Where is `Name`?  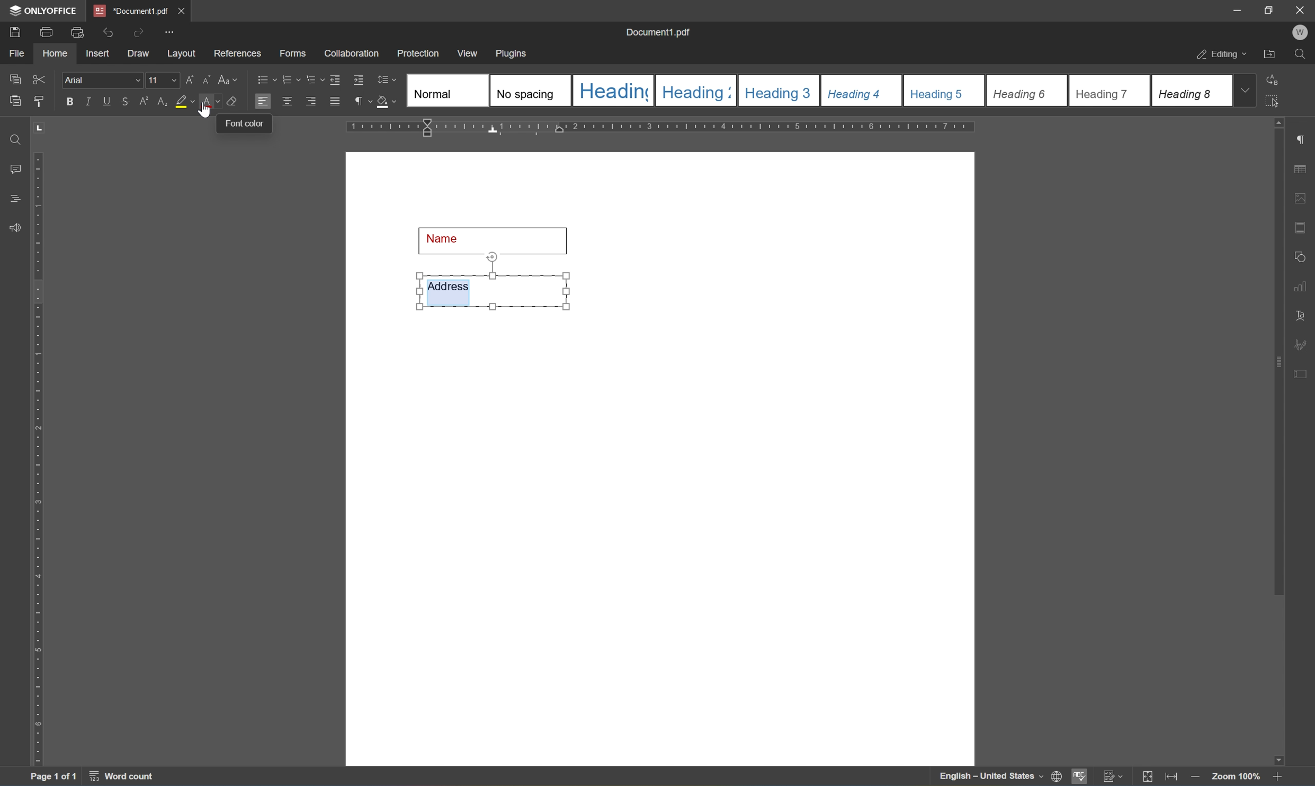 Name is located at coordinates (495, 238).